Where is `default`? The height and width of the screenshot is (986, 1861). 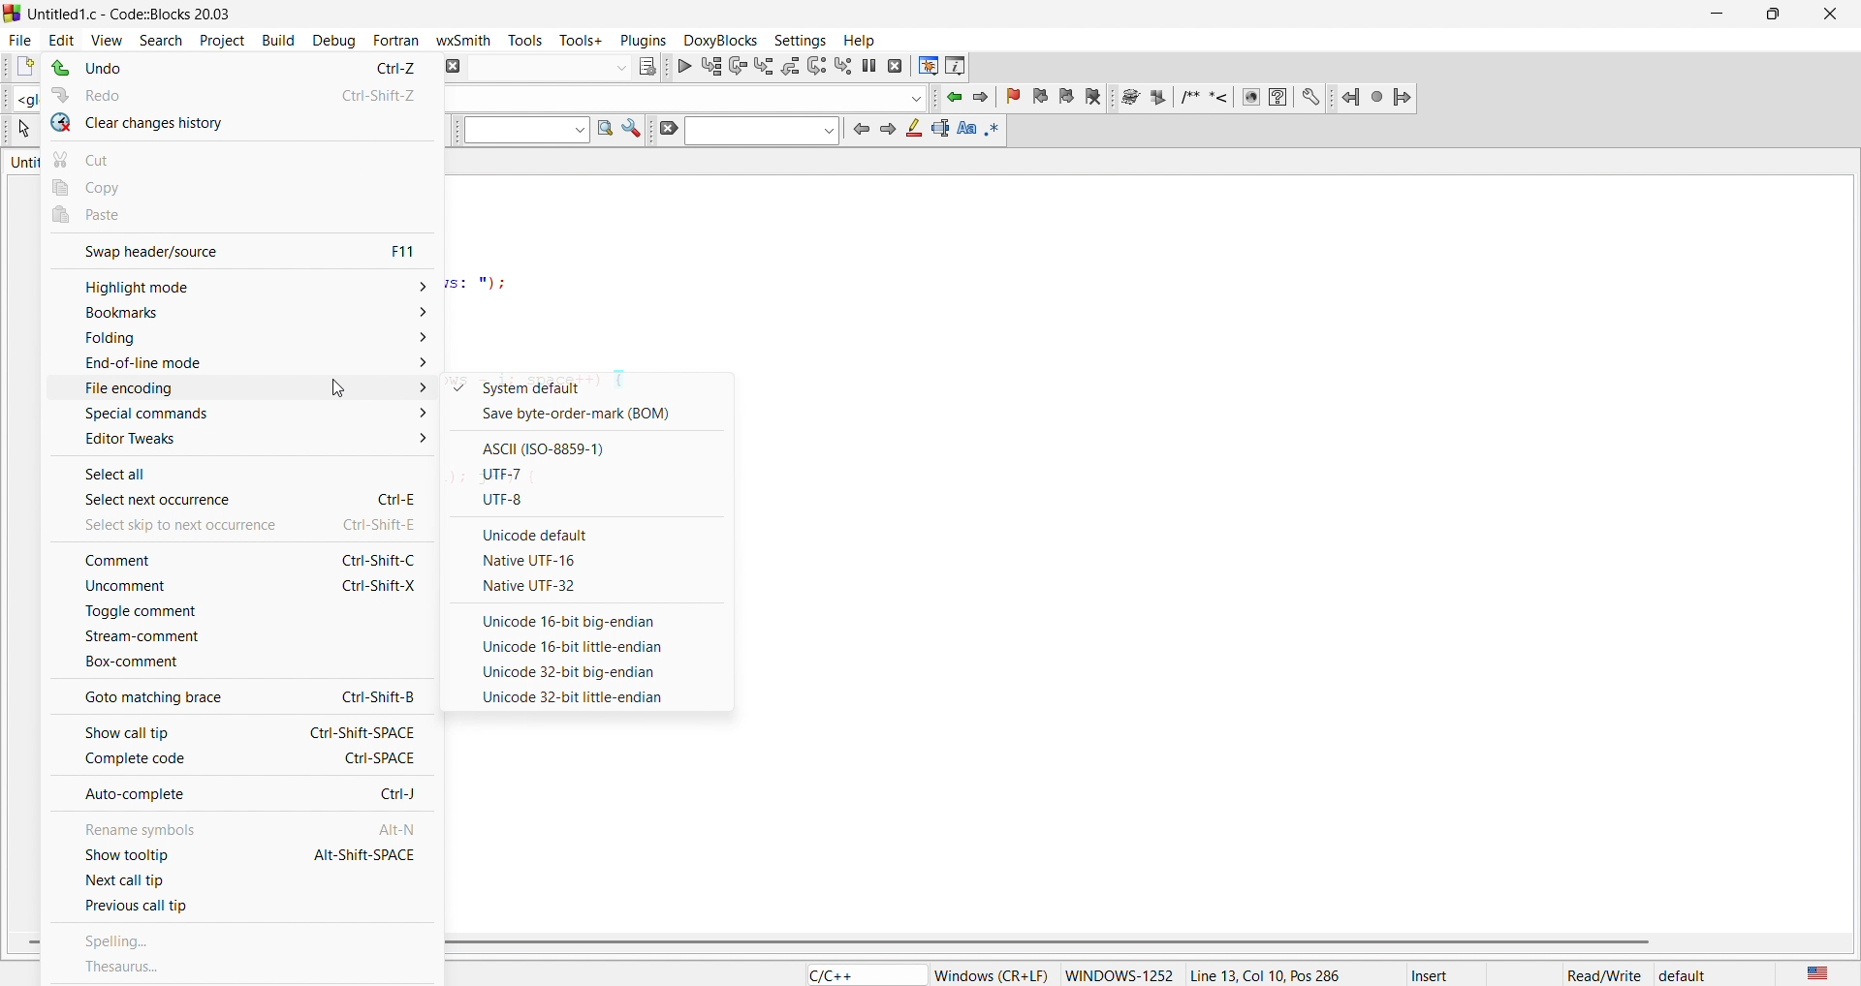 default is located at coordinates (1684, 974).